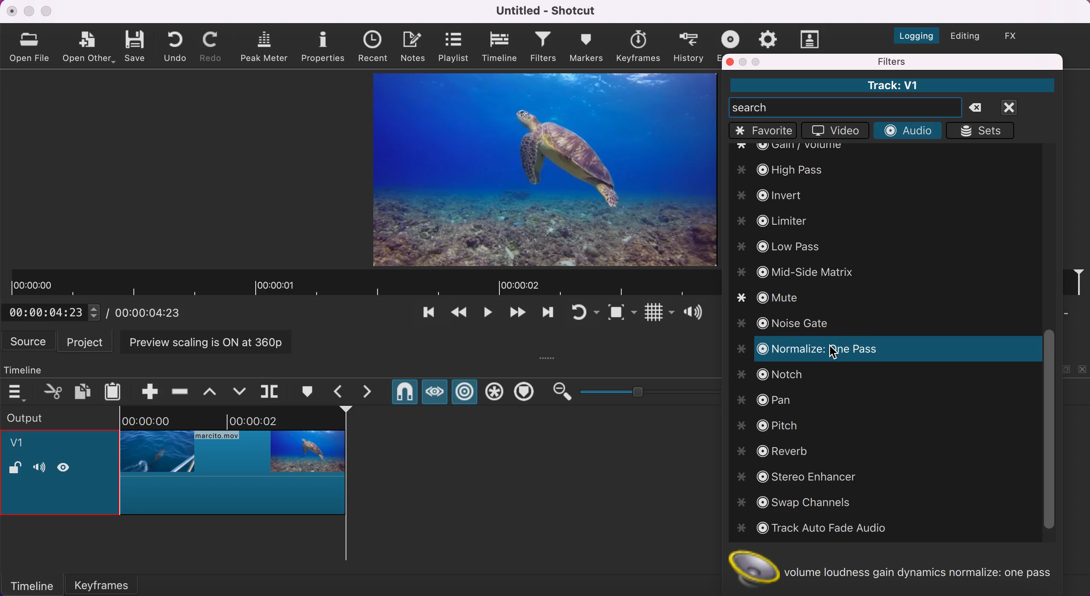 The height and width of the screenshot is (596, 1090). I want to click on ripple, so click(465, 393).